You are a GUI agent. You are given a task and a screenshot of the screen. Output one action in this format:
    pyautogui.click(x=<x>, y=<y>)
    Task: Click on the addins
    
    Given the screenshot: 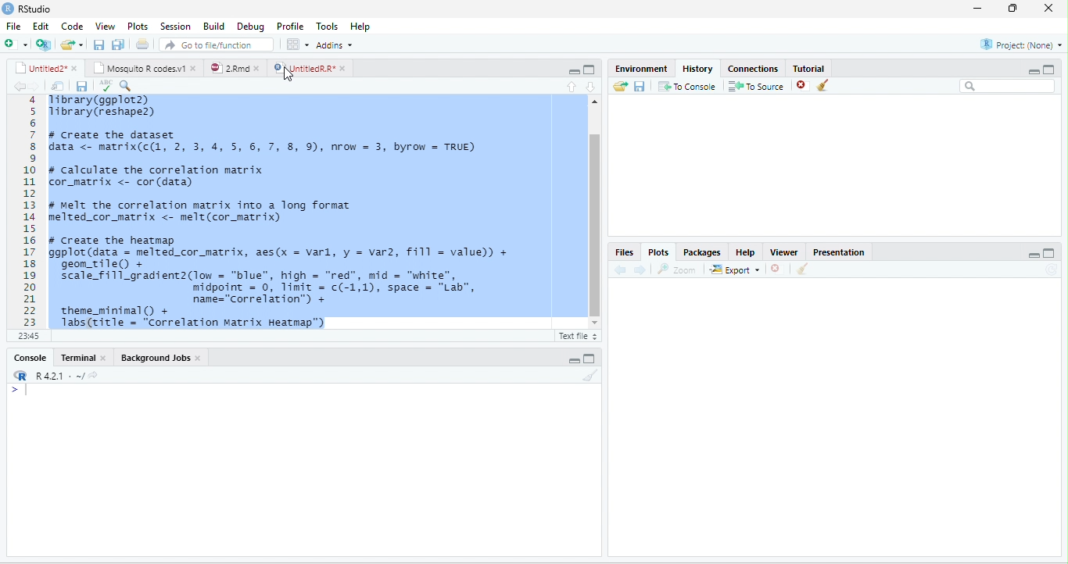 What is the action you would take?
    pyautogui.click(x=338, y=45)
    